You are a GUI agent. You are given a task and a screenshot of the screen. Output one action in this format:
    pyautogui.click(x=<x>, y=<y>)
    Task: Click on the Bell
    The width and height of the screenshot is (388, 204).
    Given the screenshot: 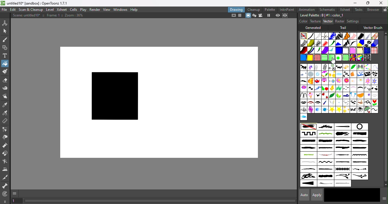 What is the action you would take?
    pyautogui.click(x=346, y=67)
    